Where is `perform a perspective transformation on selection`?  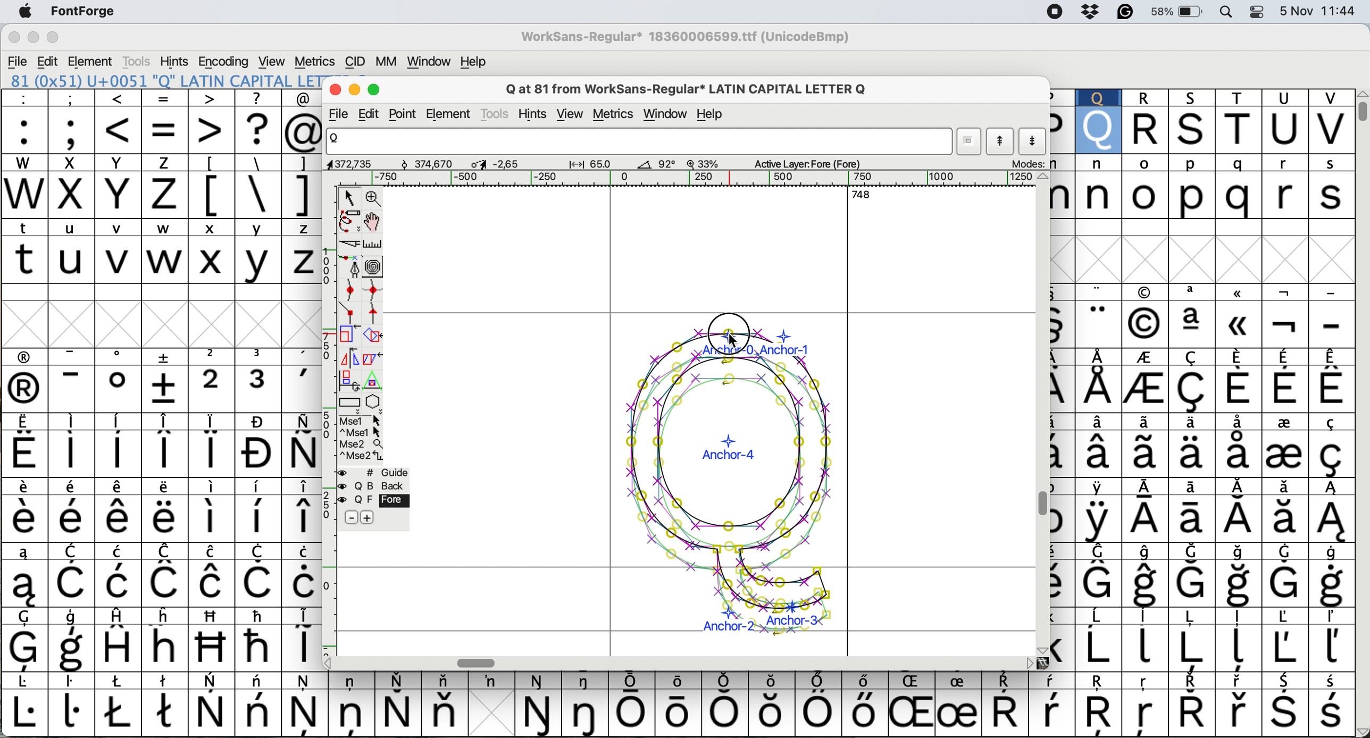
perform a perspective transformation on selection is located at coordinates (375, 381).